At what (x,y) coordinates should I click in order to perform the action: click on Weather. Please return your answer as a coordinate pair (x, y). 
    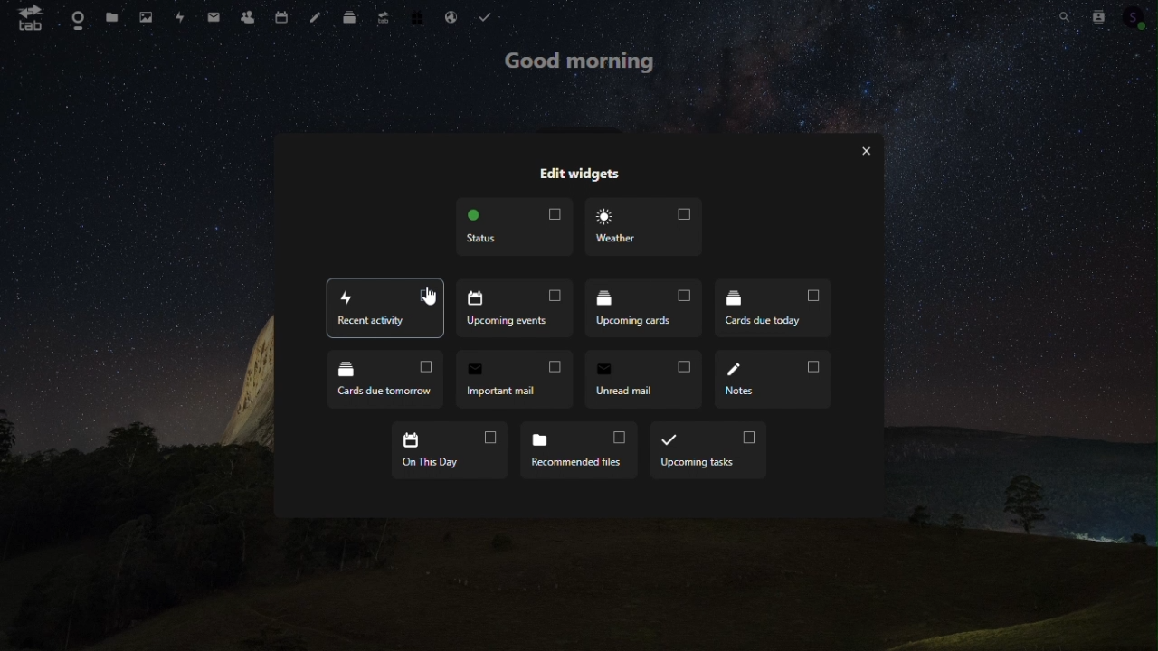
    Looking at the image, I should click on (642, 227).